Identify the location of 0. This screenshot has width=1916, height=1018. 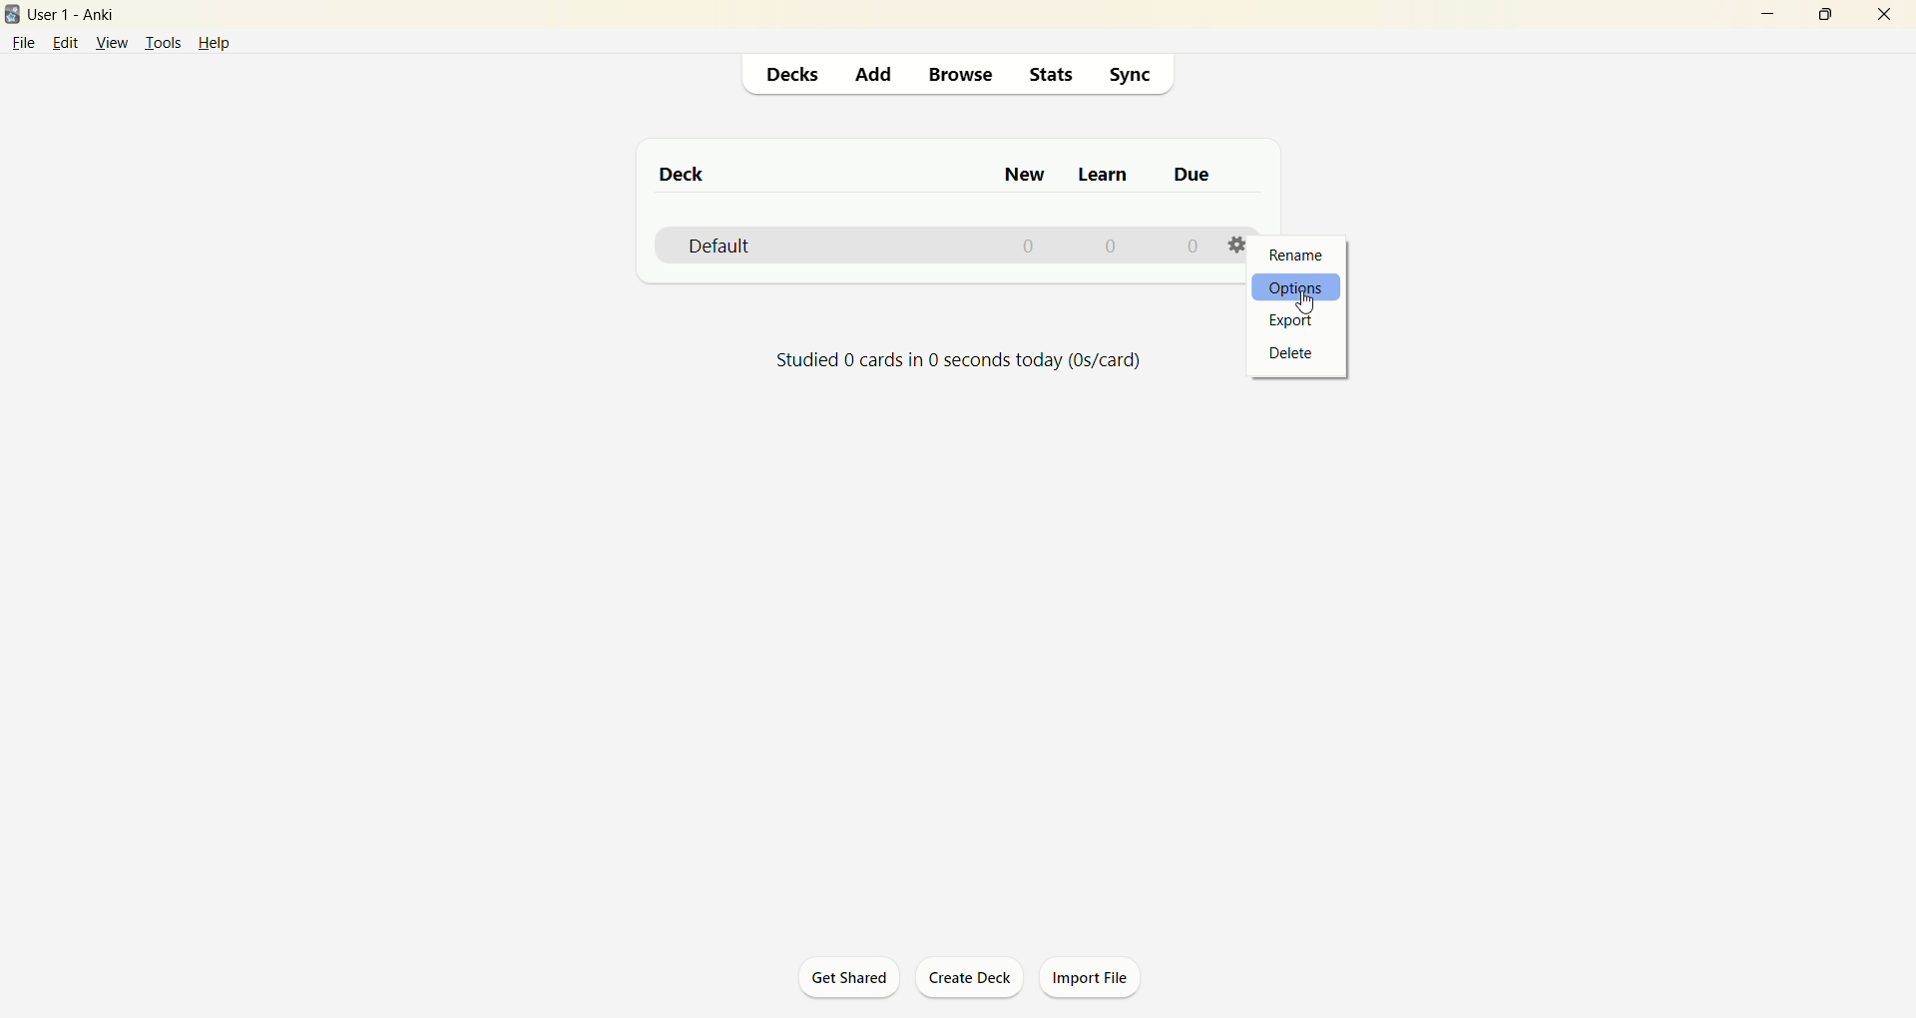
(1032, 248).